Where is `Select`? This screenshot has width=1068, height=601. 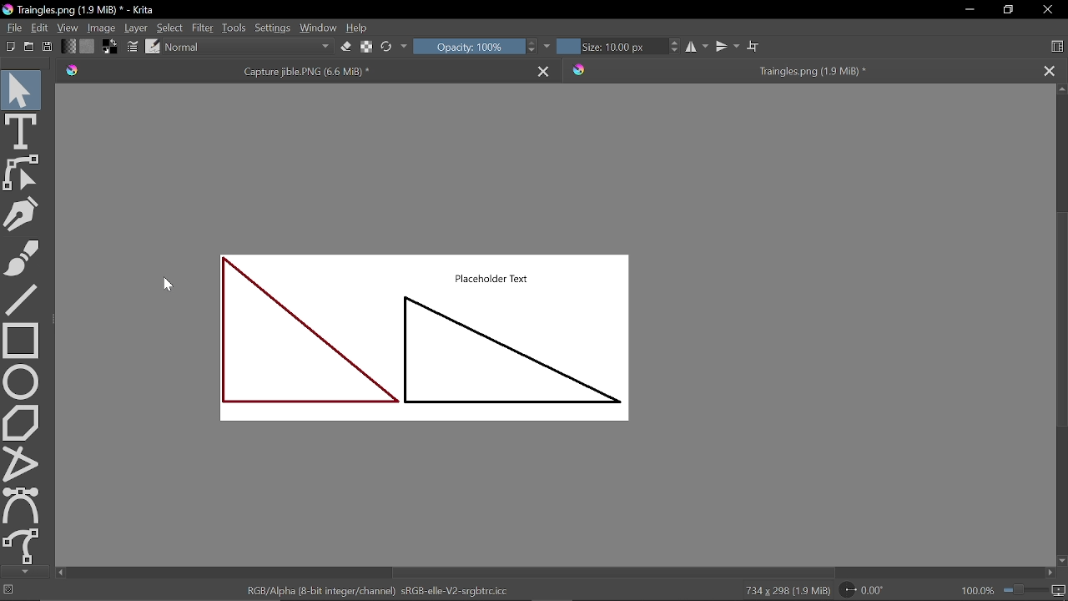
Select is located at coordinates (169, 28).